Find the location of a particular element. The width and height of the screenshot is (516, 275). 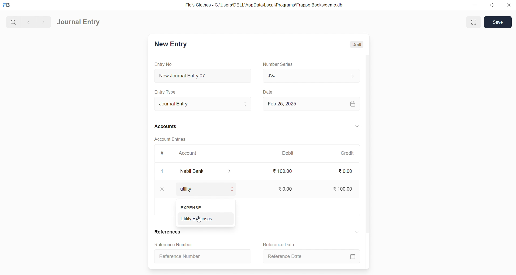

vertical scroll bar is located at coordinates (367, 161).